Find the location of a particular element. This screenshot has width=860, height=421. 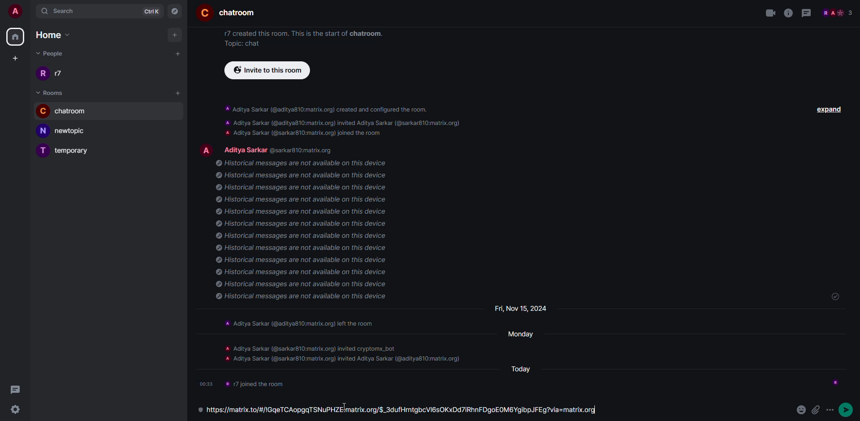

info is located at coordinates (261, 384).